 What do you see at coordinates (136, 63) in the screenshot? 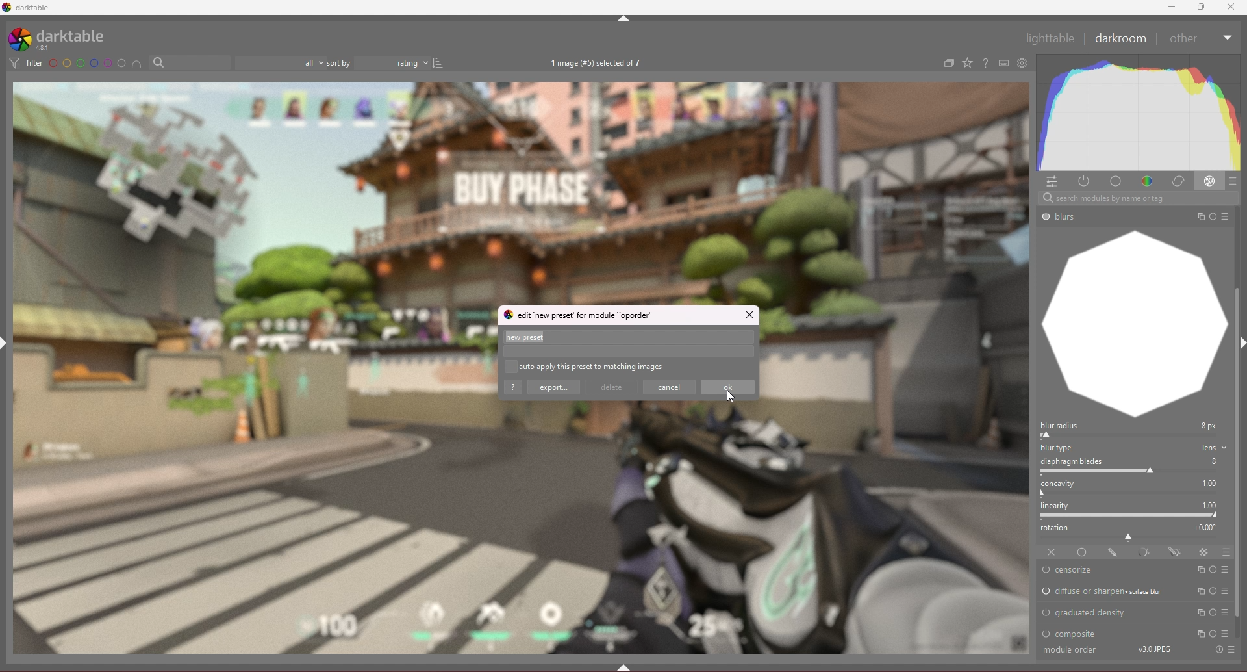
I see `include color label` at bounding box center [136, 63].